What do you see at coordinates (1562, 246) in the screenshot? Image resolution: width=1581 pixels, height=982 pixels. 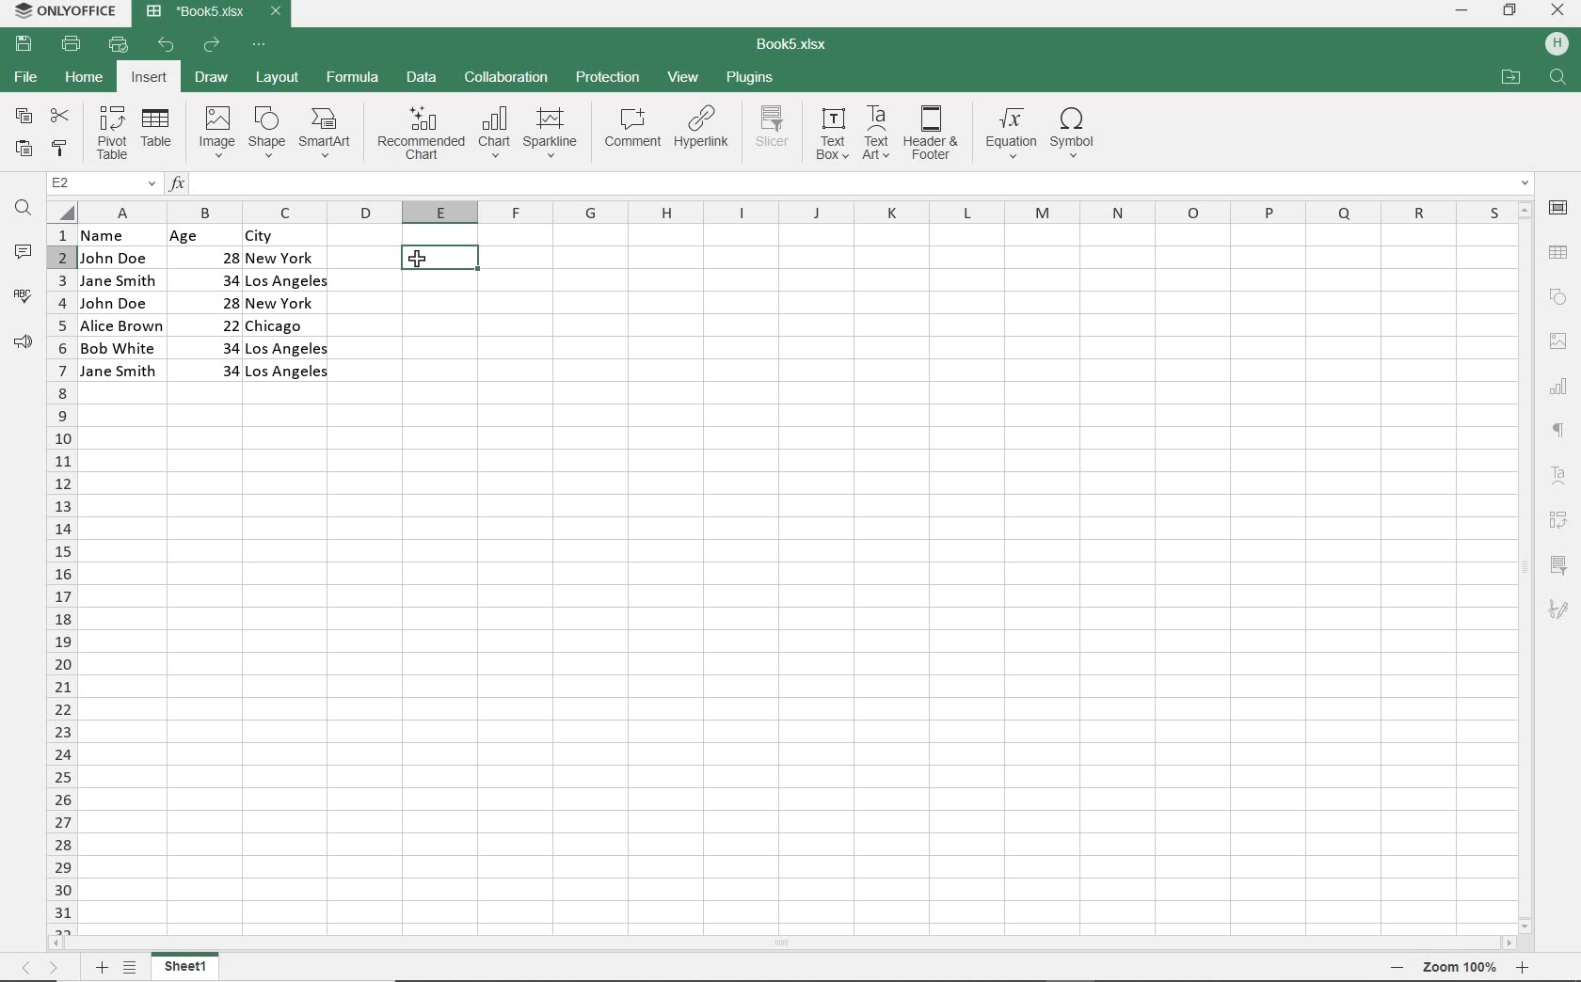 I see `TABLE` at bounding box center [1562, 246].